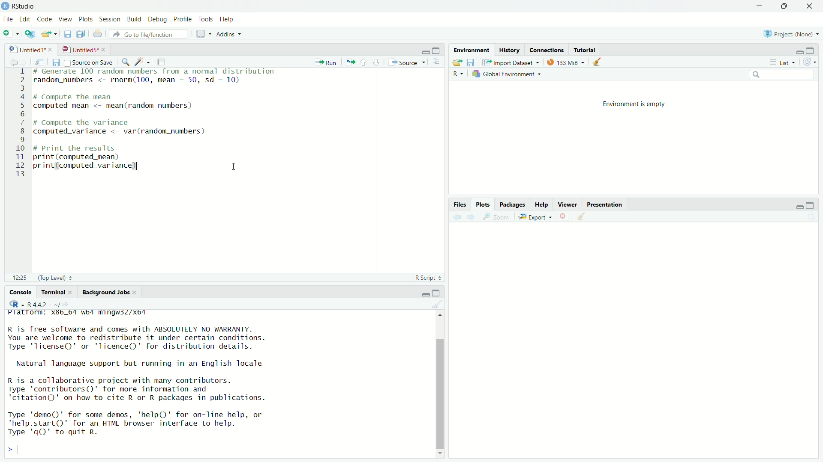 This screenshot has height=462, width=823. What do you see at coordinates (565, 62) in the screenshot?
I see `133 MiB` at bounding box center [565, 62].